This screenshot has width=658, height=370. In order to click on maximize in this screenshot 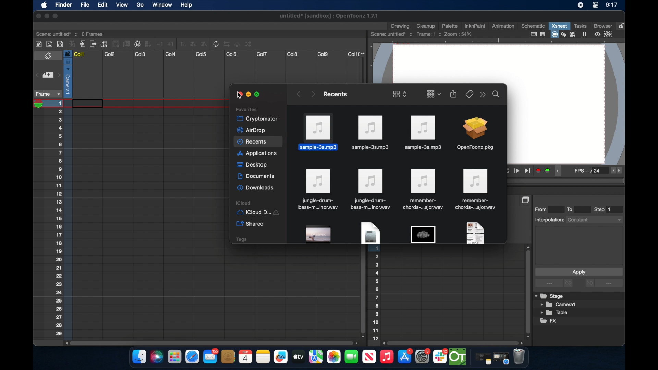, I will do `click(56, 16)`.